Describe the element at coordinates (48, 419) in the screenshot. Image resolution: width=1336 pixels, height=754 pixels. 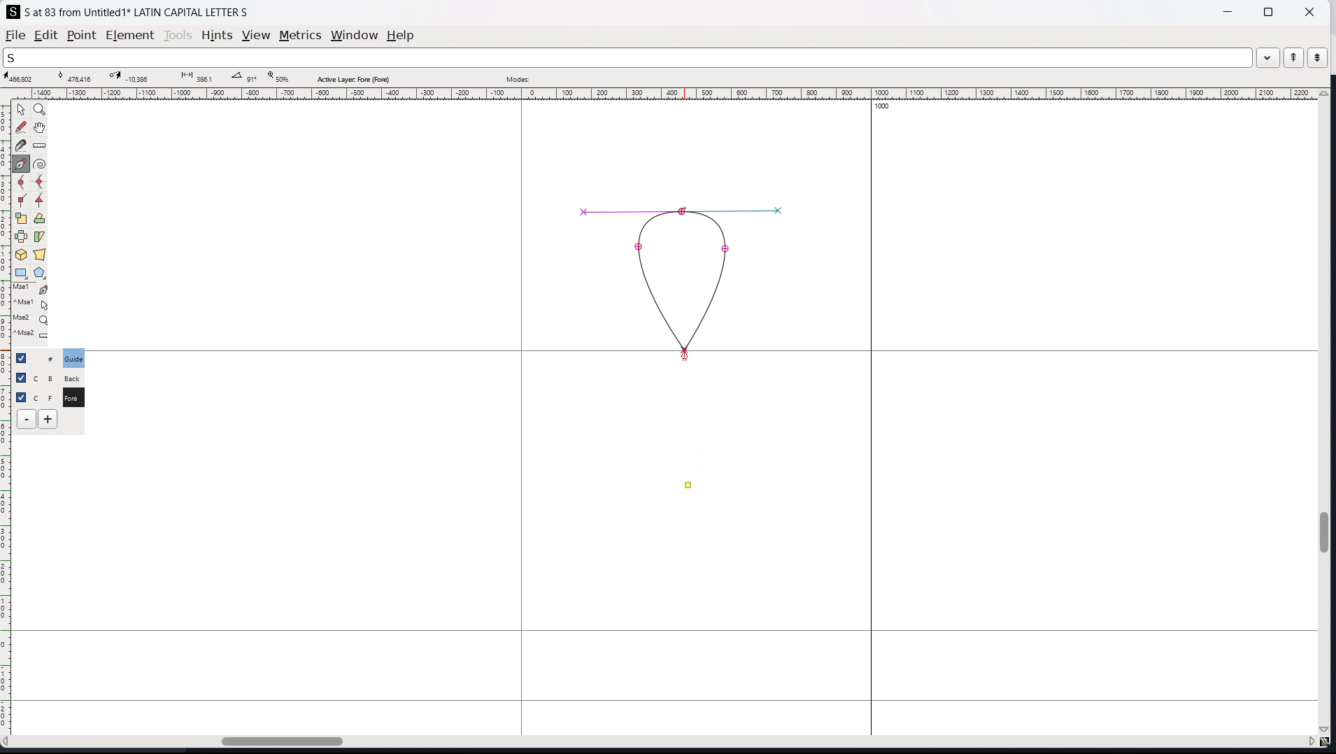
I see `add layers` at that location.